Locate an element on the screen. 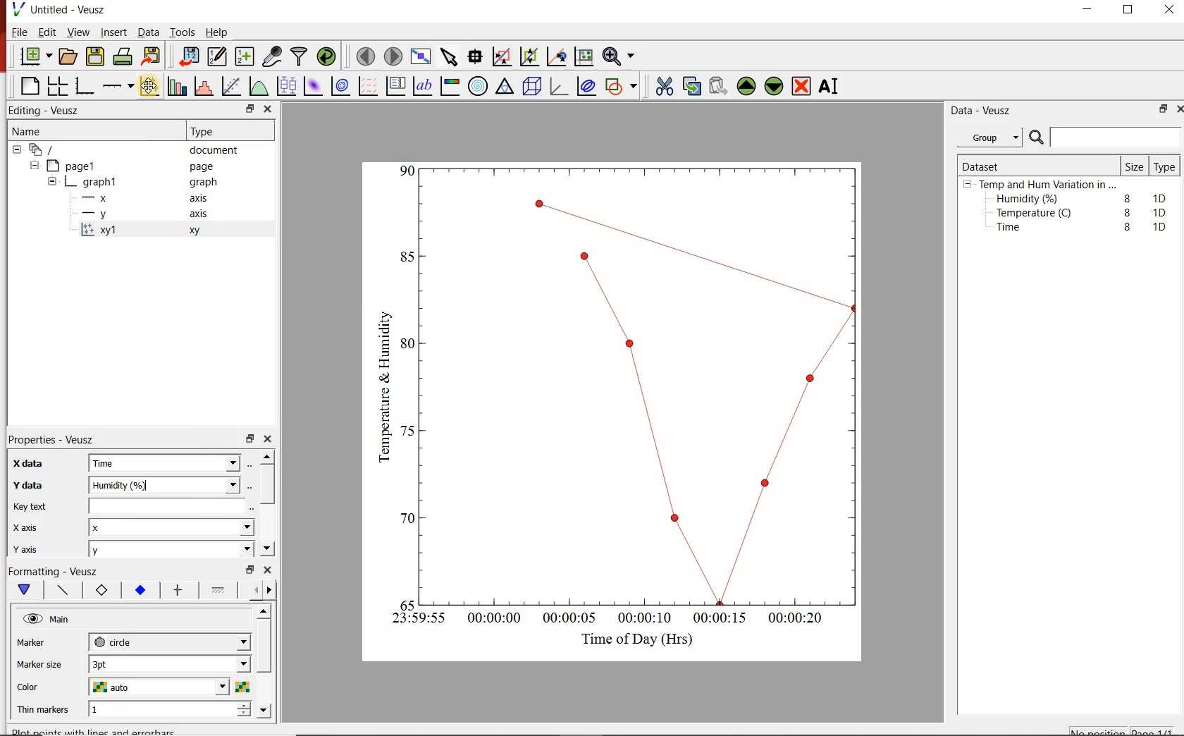 This screenshot has width=1184, height=736. polar graph is located at coordinates (479, 87).